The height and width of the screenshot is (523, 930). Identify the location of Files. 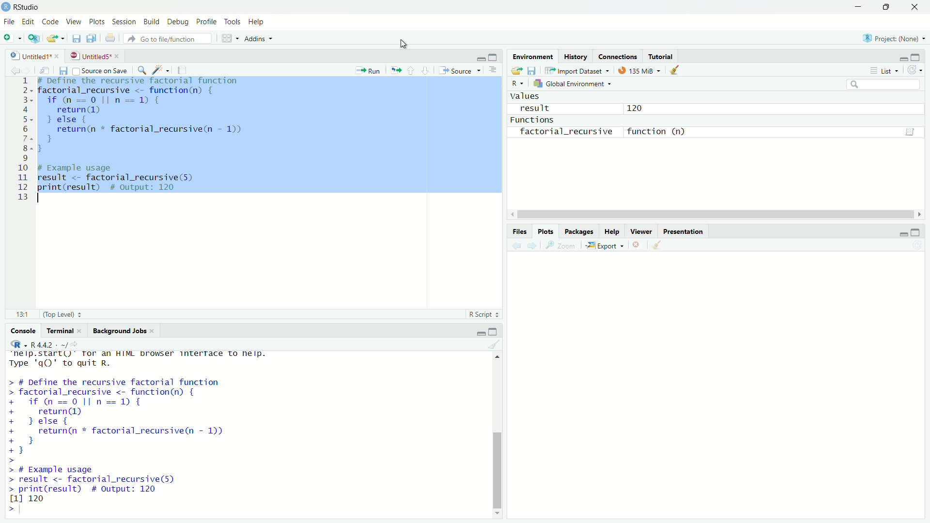
(520, 231).